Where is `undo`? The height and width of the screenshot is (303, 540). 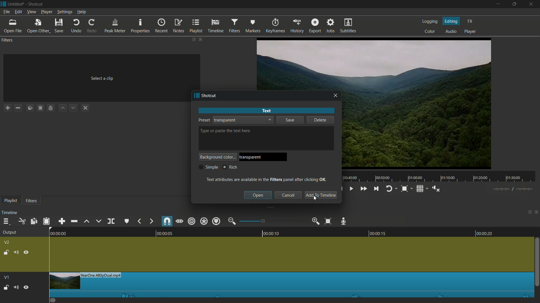 undo is located at coordinates (76, 26).